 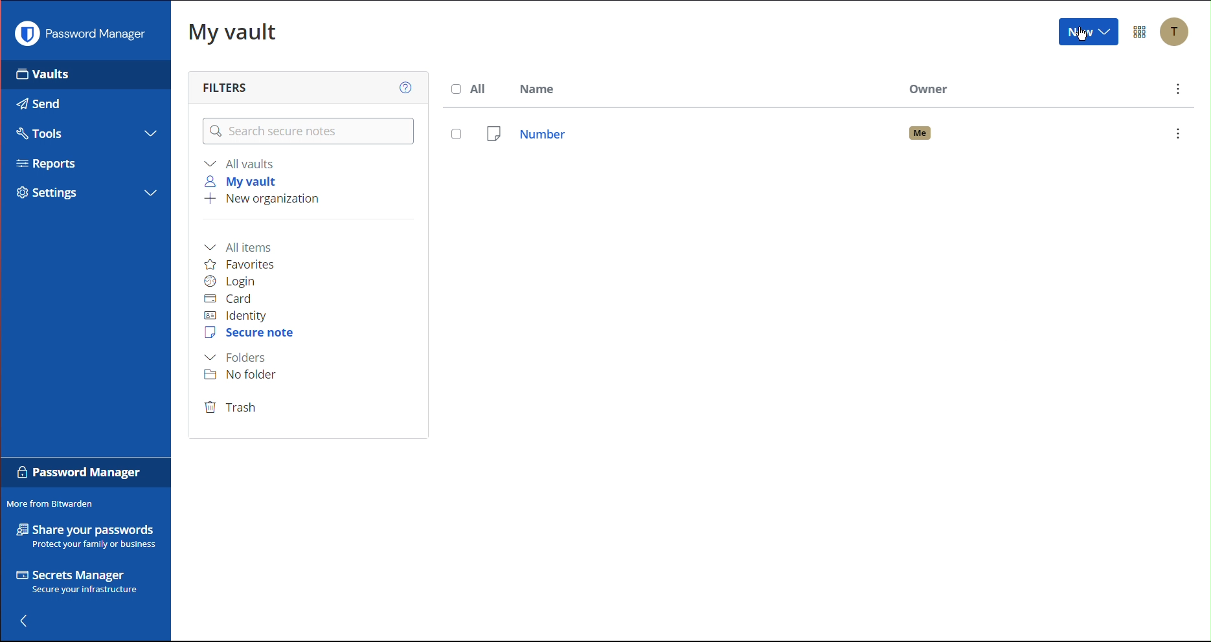 What do you see at coordinates (80, 584) in the screenshot?
I see `Secrets Manager` at bounding box center [80, 584].